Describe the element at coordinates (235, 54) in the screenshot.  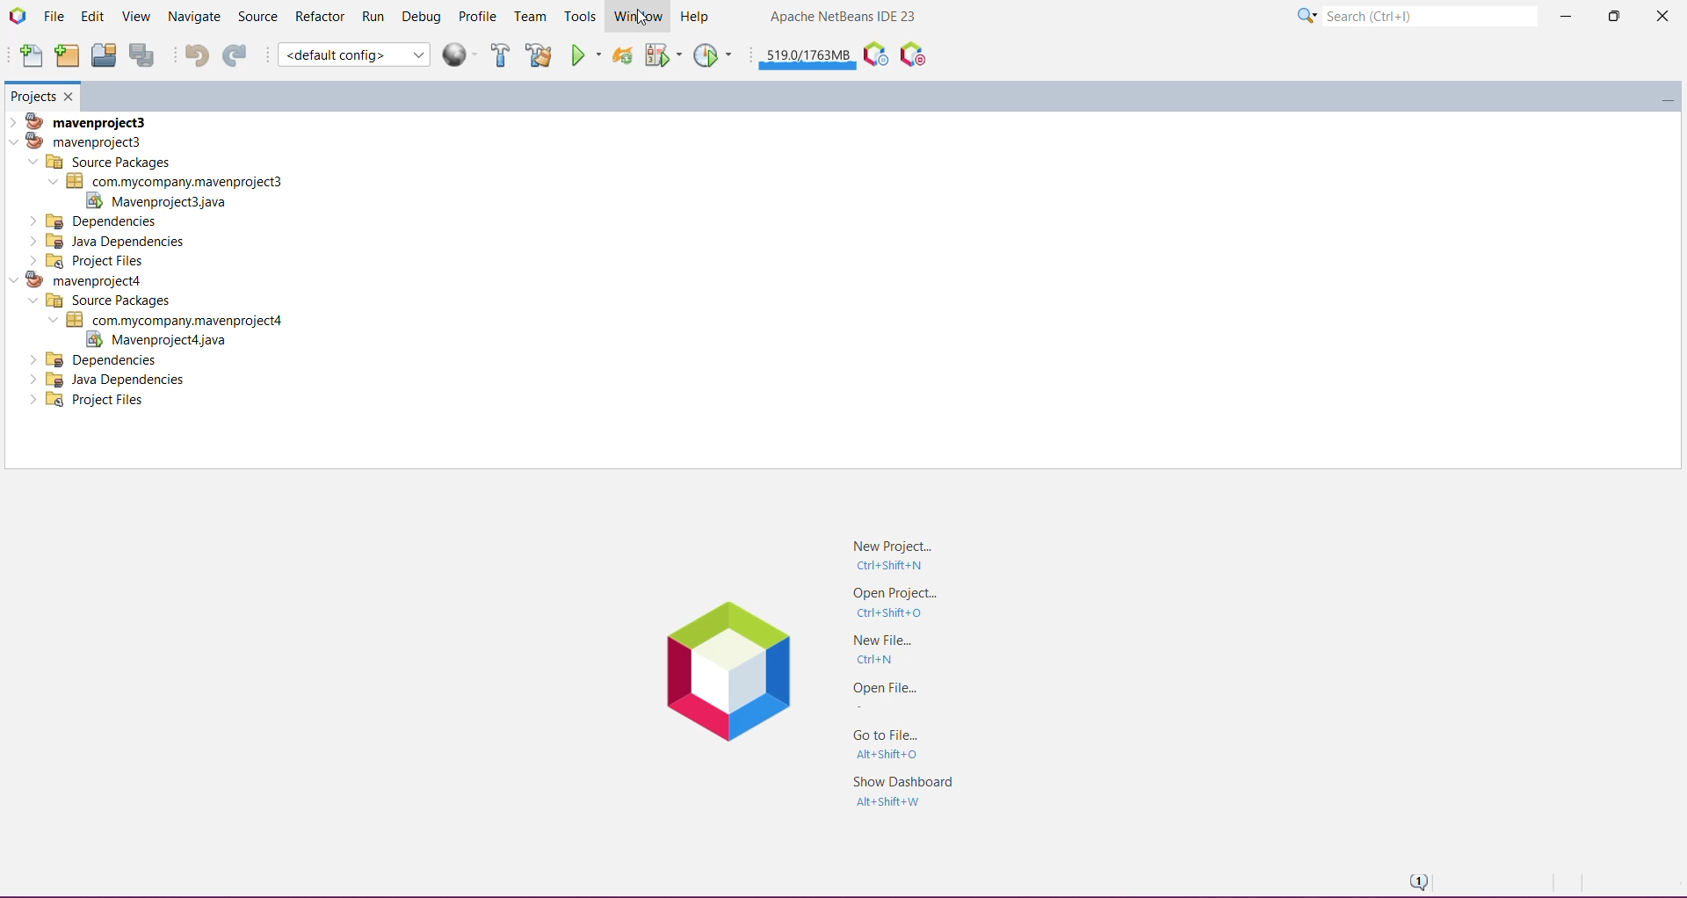
I see `Redo` at that location.